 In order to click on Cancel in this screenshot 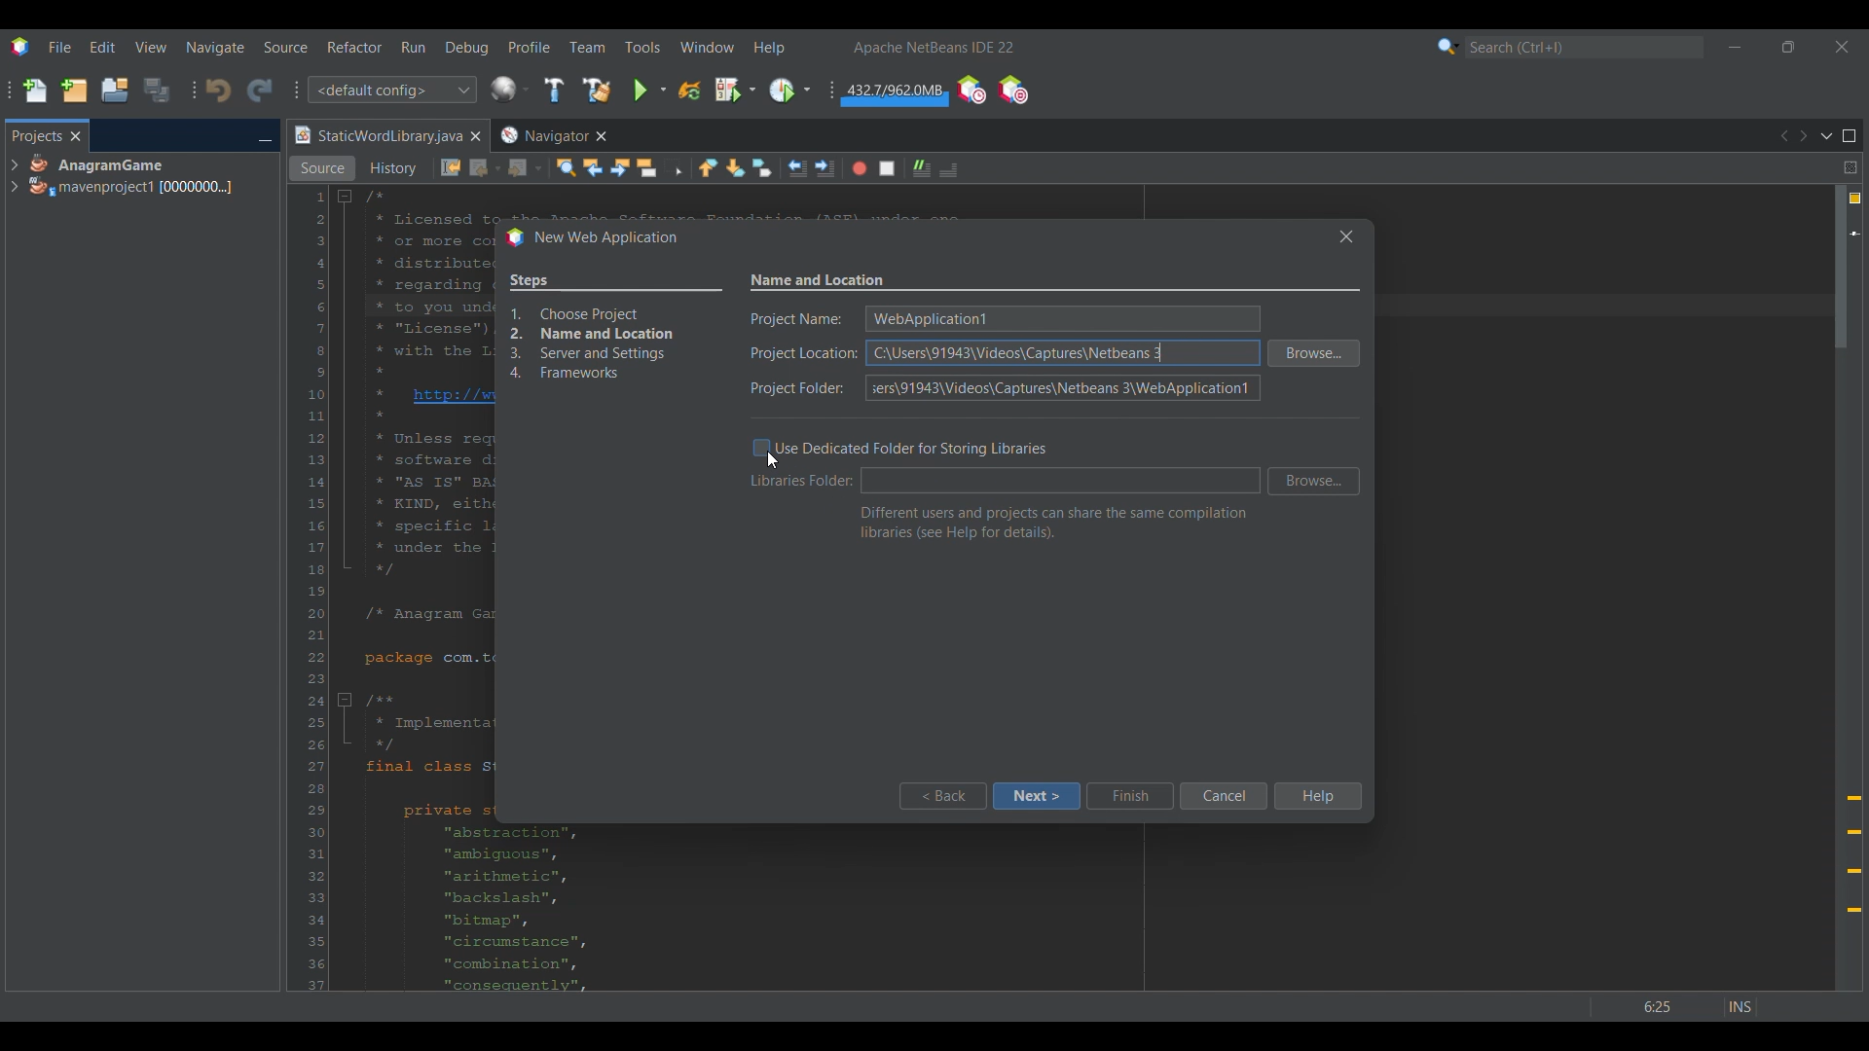, I will do `click(1223, 796)`.